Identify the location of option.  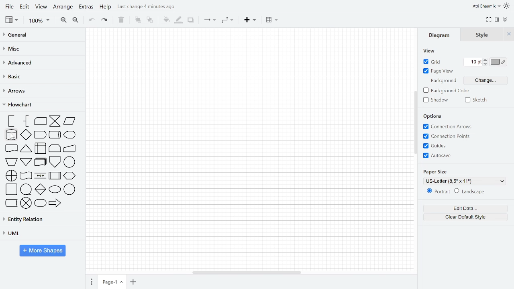
(432, 117).